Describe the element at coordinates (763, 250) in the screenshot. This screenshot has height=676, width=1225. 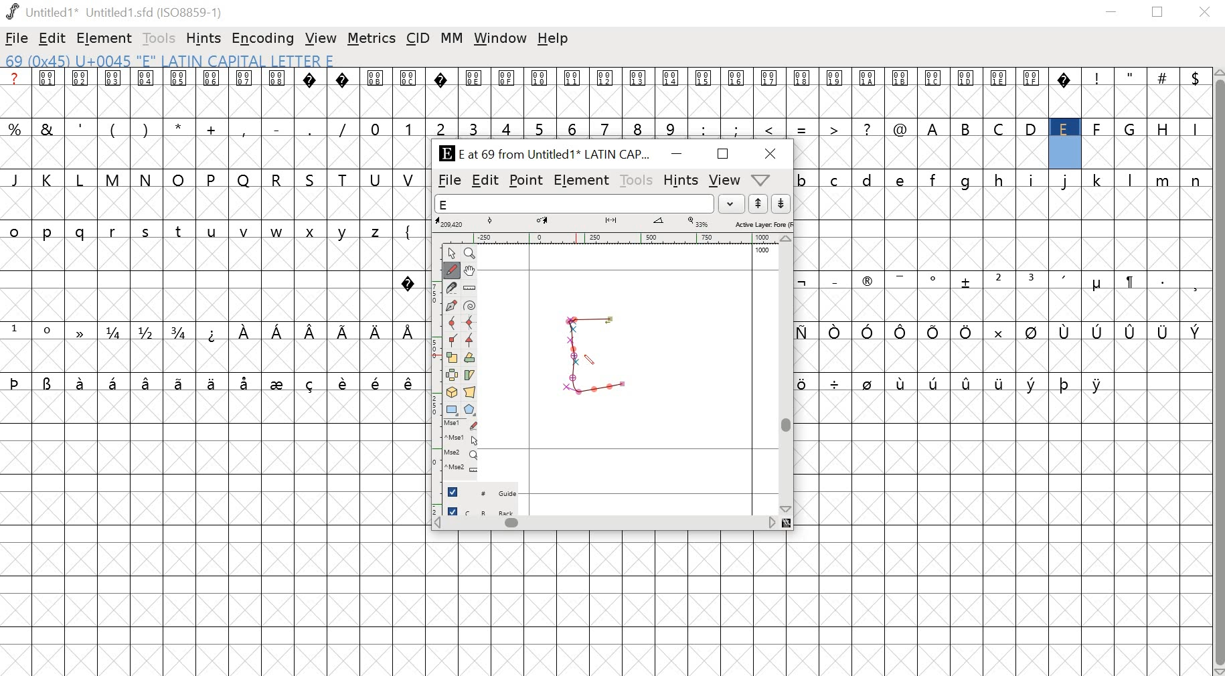
I see `1000` at that location.